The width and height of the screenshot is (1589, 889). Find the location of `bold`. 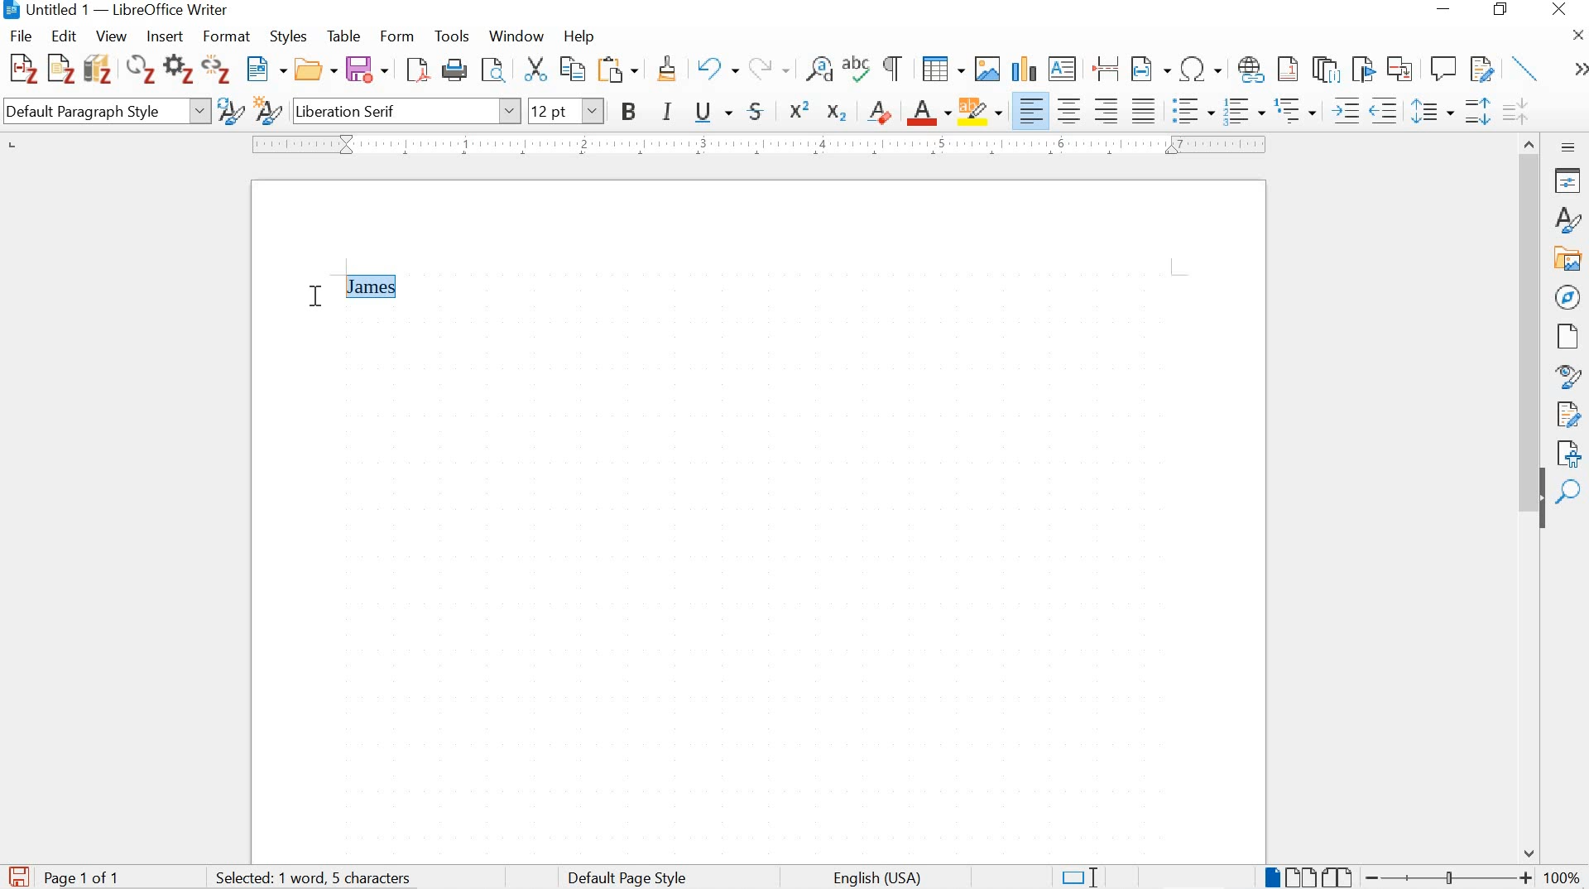

bold is located at coordinates (631, 113).